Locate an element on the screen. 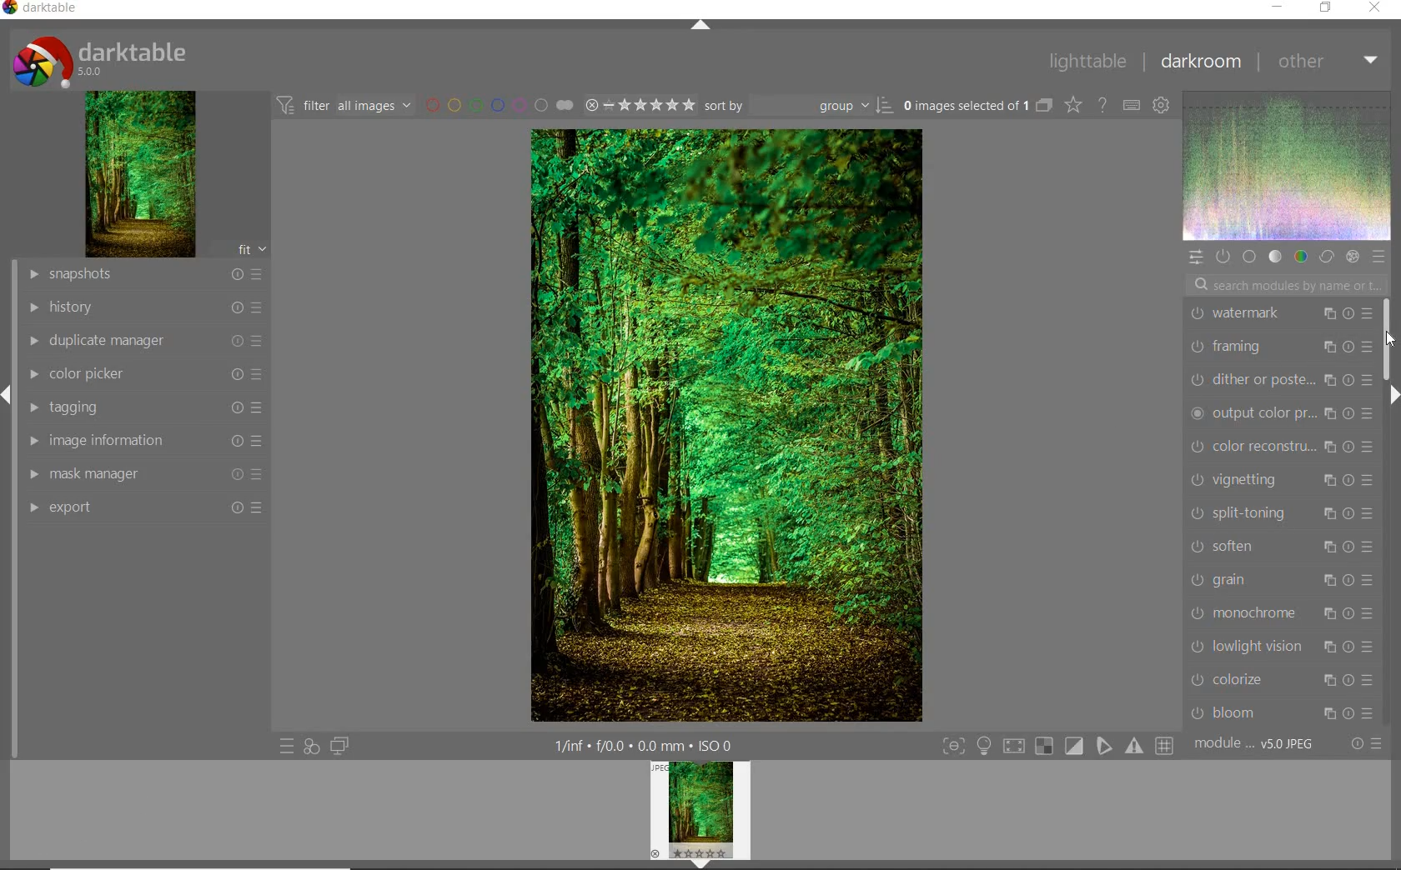 The image size is (1401, 870). SELECTED IMAGE RANGE RATING is located at coordinates (638, 103).